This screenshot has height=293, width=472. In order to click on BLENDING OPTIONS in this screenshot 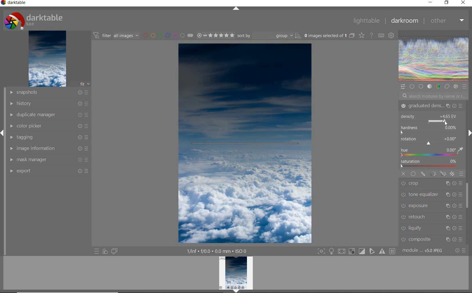, I will do `click(461, 174)`.